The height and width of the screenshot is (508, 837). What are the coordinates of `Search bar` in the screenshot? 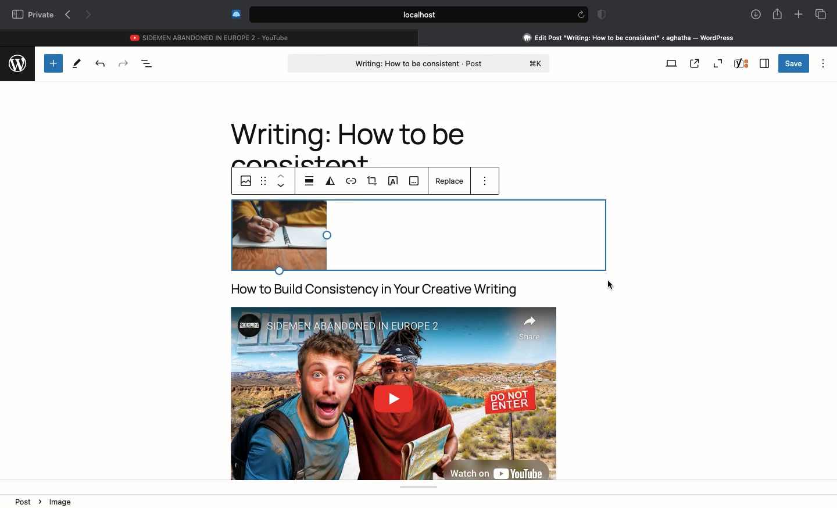 It's located at (407, 15).